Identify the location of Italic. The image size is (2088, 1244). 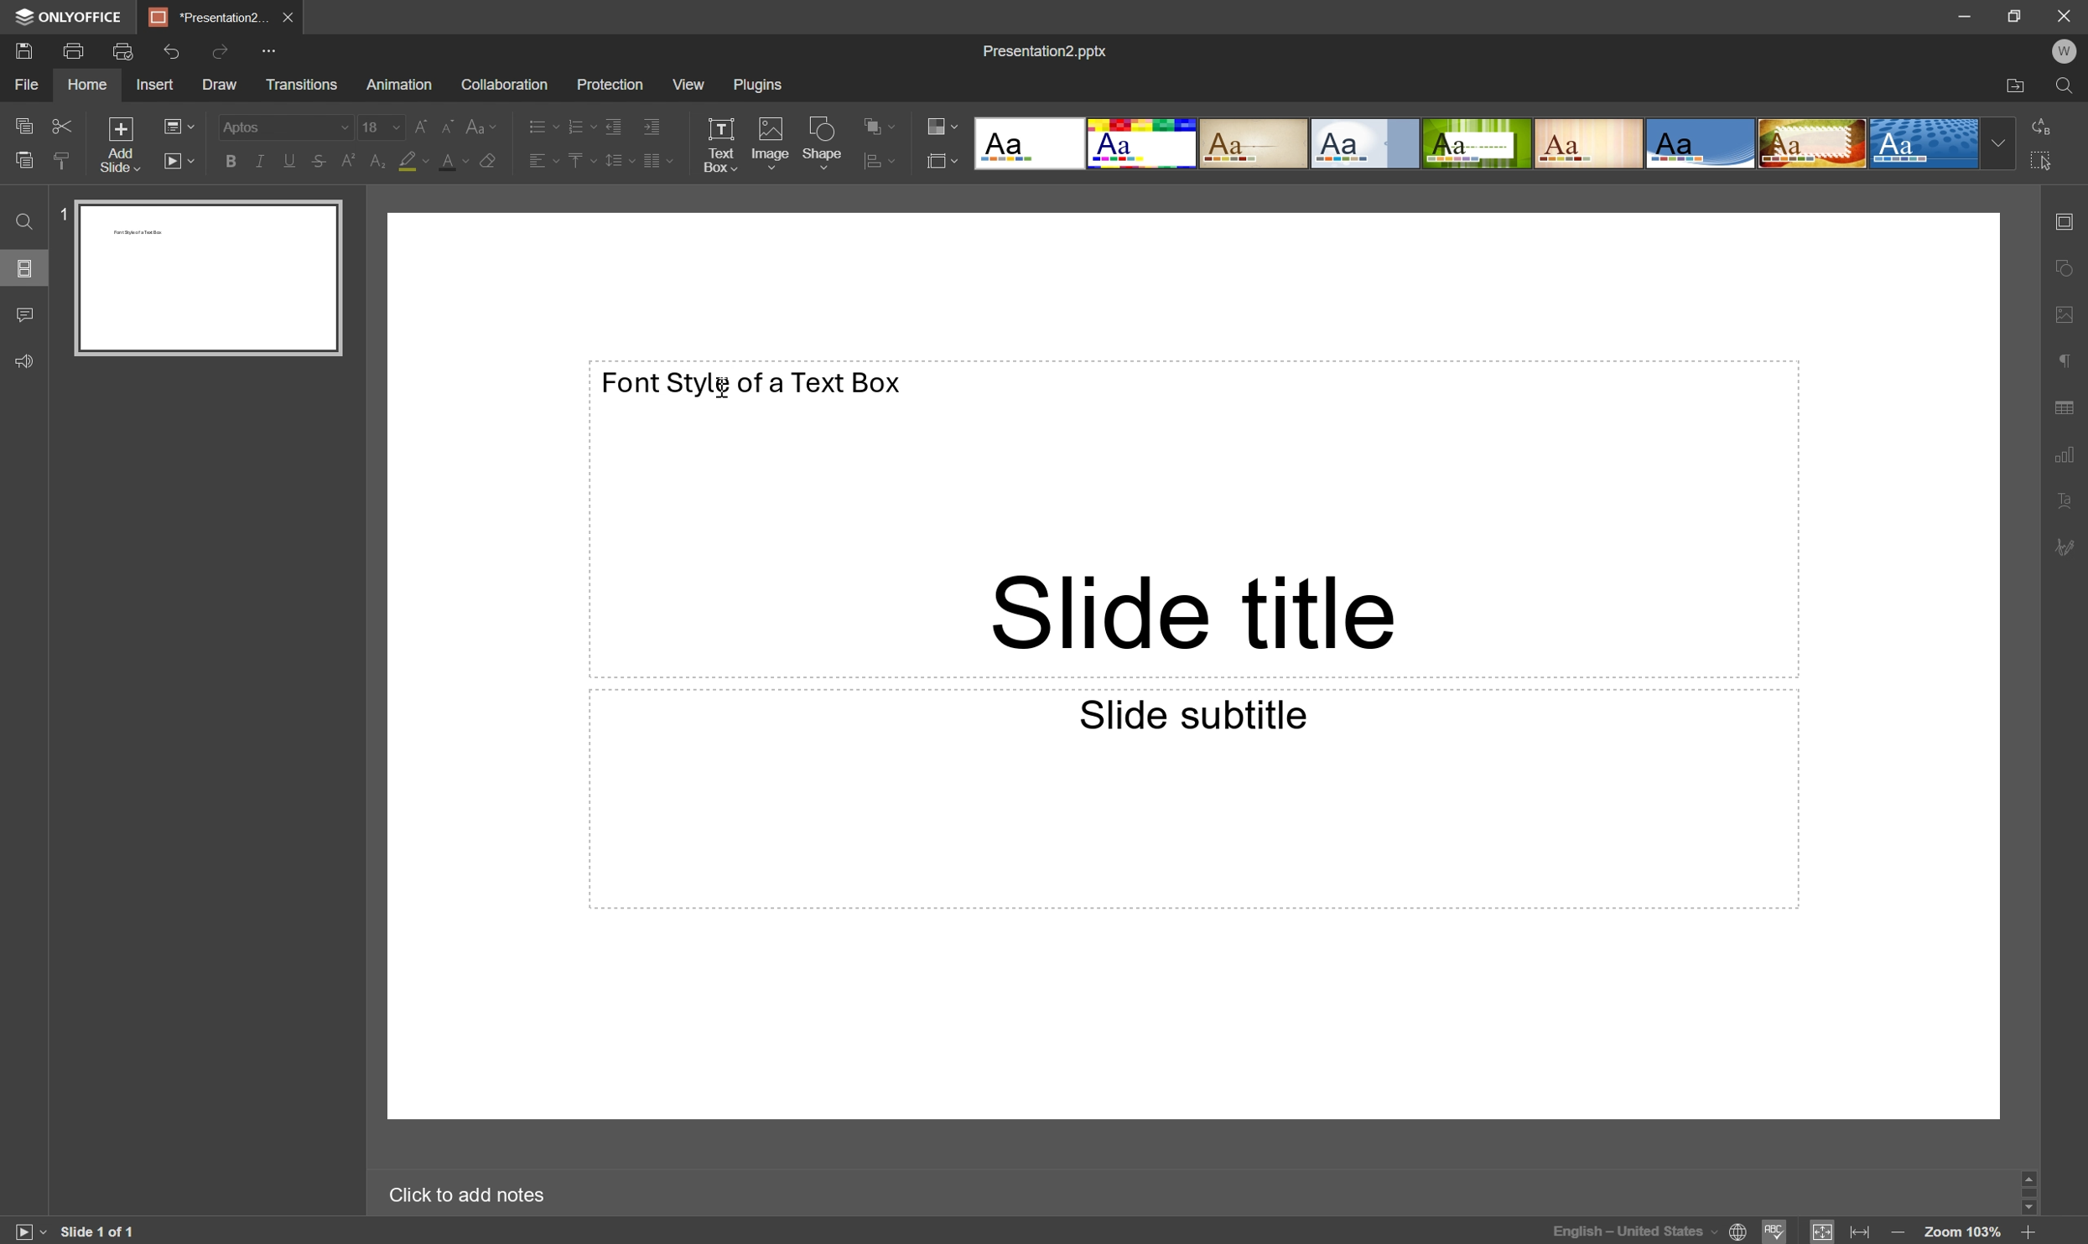
(260, 162).